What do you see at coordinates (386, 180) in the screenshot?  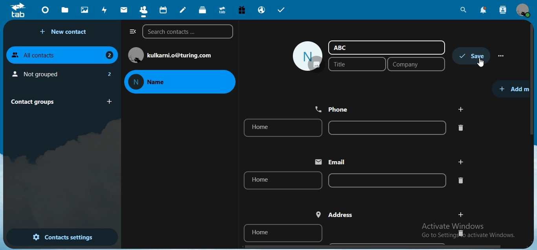 I see `` at bounding box center [386, 180].